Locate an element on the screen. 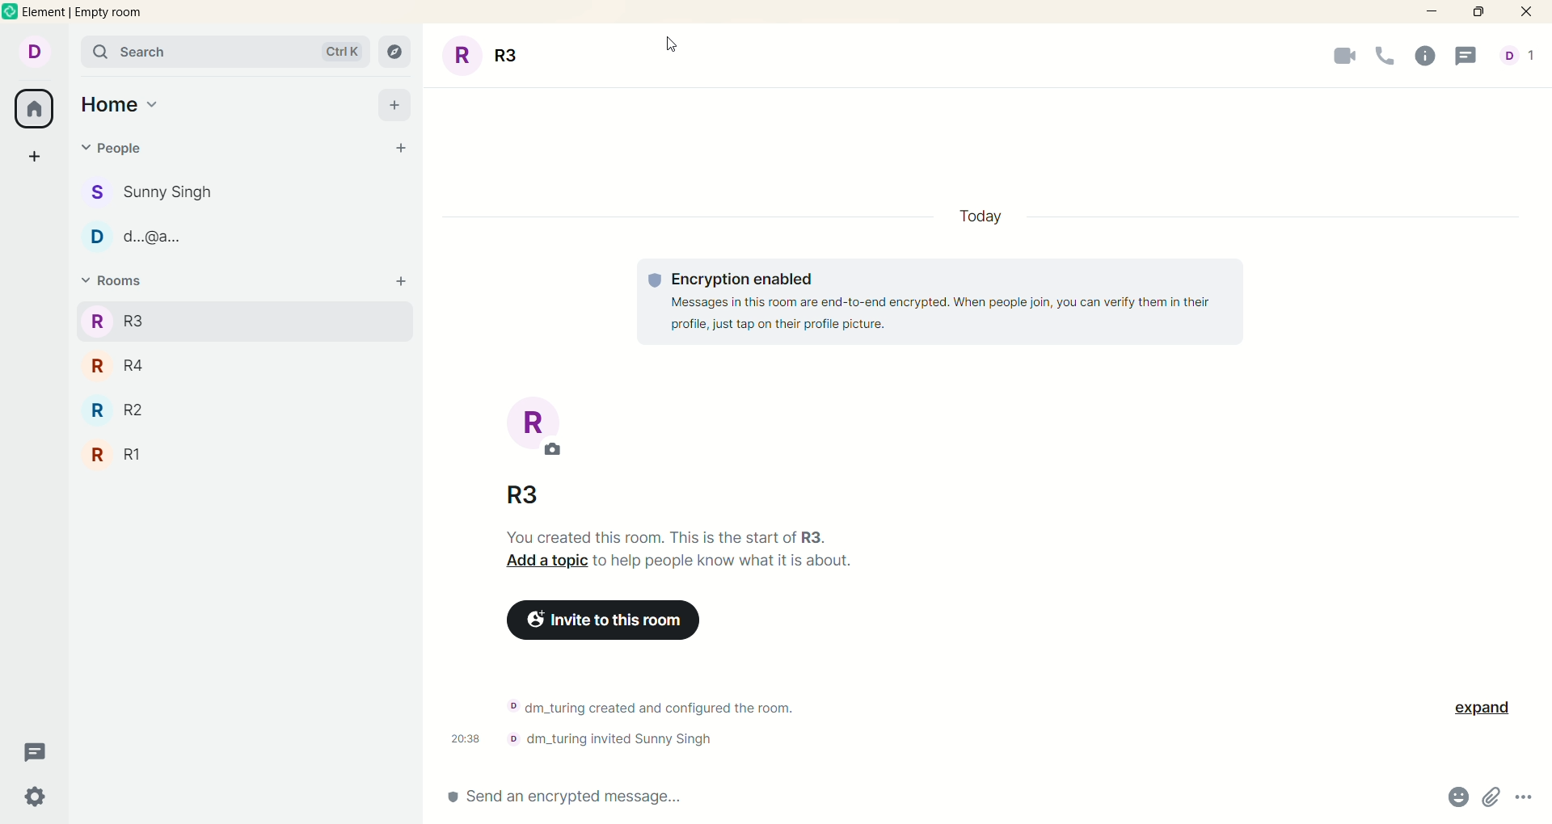 Image resolution: width=1552 pixels, height=824 pixels. rooms is located at coordinates (118, 284).